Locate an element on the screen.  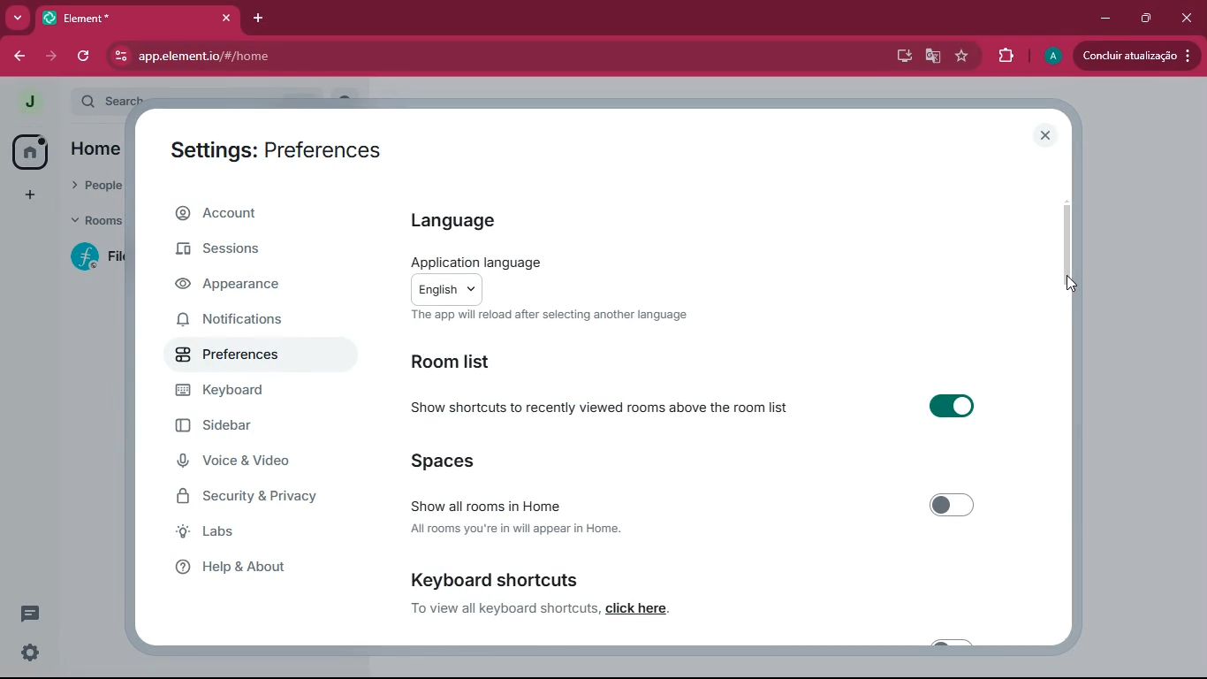
security is located at coordinates (262, 498).